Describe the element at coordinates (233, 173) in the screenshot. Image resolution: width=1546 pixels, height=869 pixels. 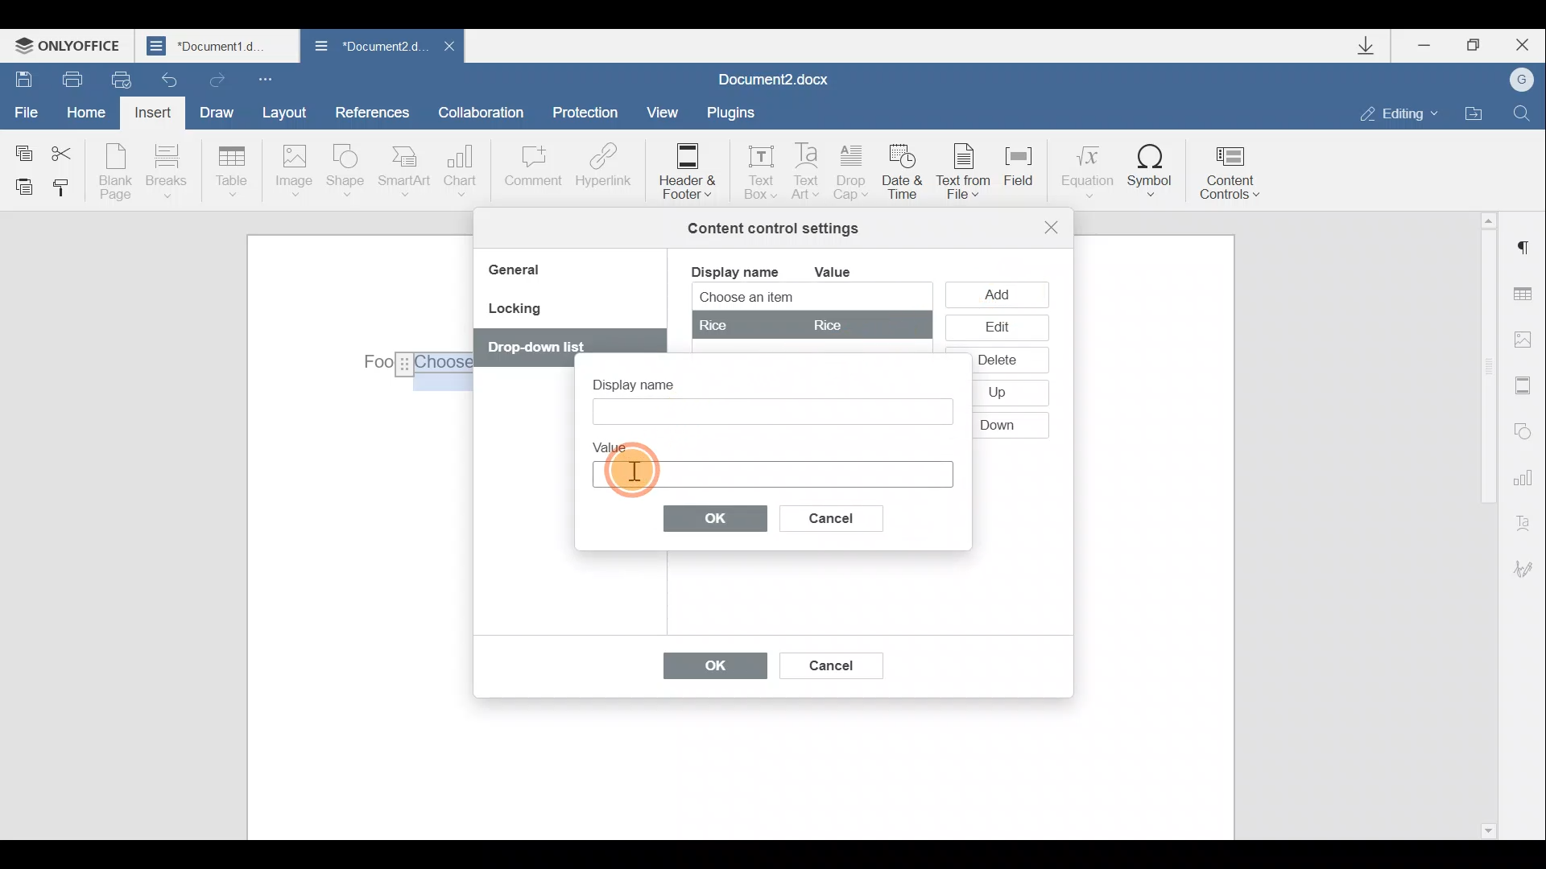
I see `Table` at that location.